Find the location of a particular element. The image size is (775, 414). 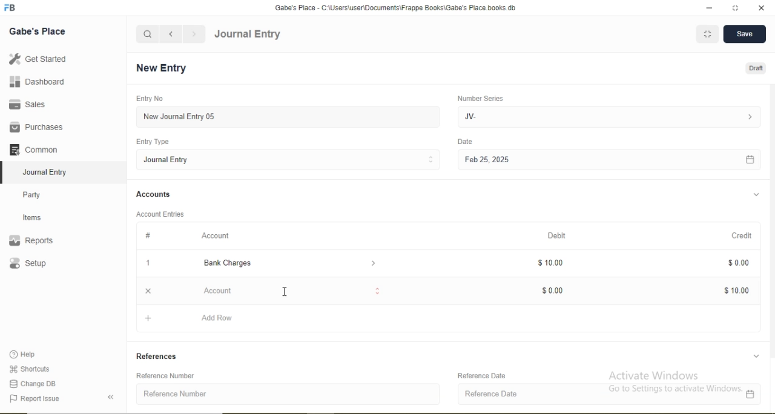

New Journal Entry 05 is located at coordinates (289, 116).